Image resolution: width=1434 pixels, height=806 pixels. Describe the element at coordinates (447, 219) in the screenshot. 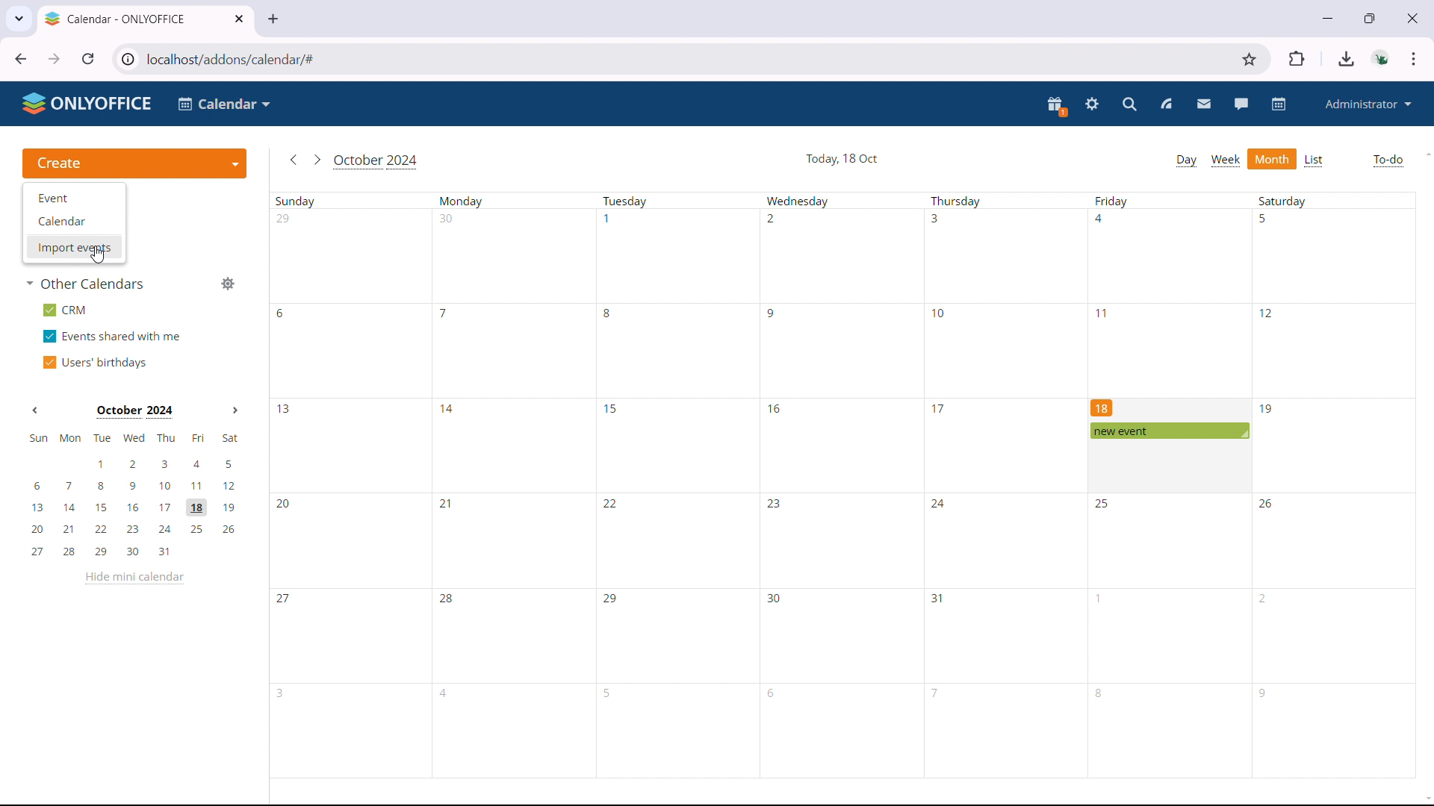

I see `30` at that location.